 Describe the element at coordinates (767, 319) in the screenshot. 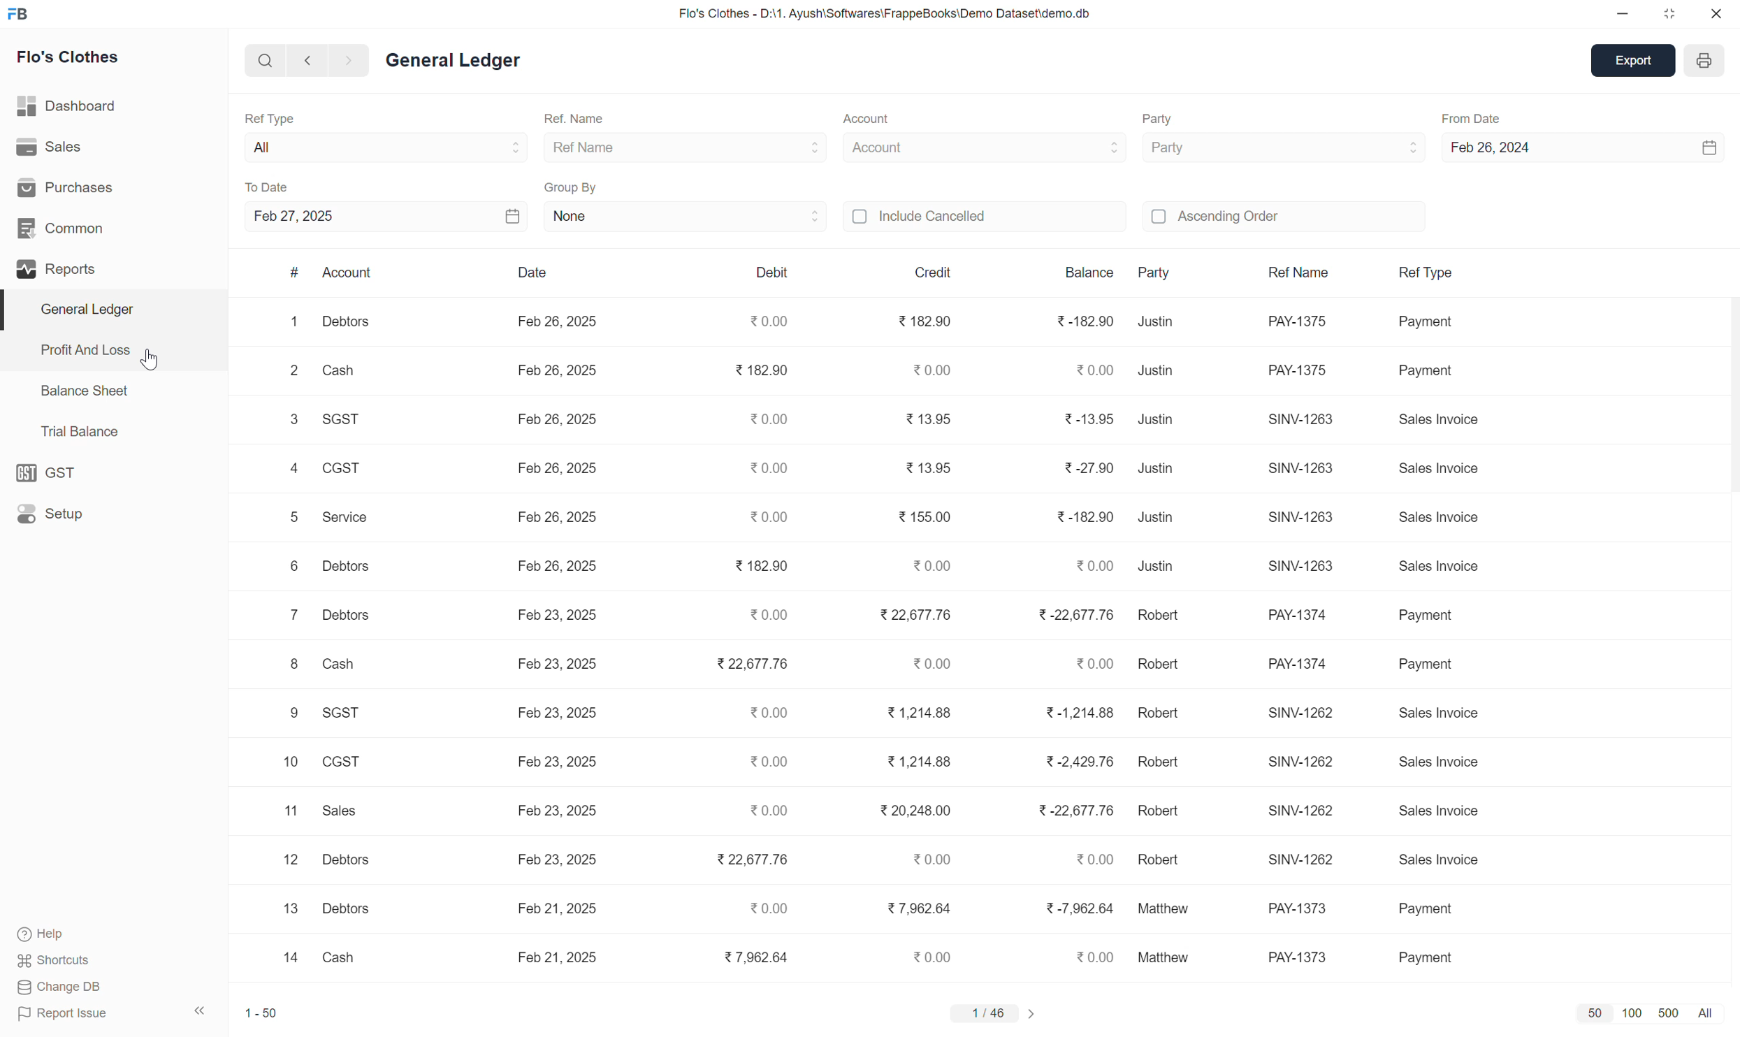

I see `₹ 0.00` at that location.